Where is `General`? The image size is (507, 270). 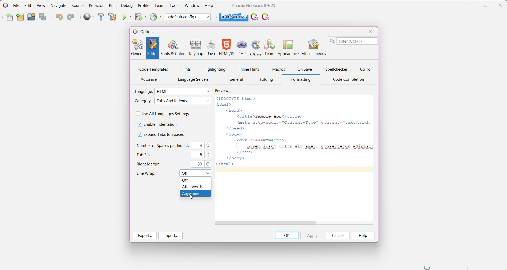 General is located at coordinates (137, 48).